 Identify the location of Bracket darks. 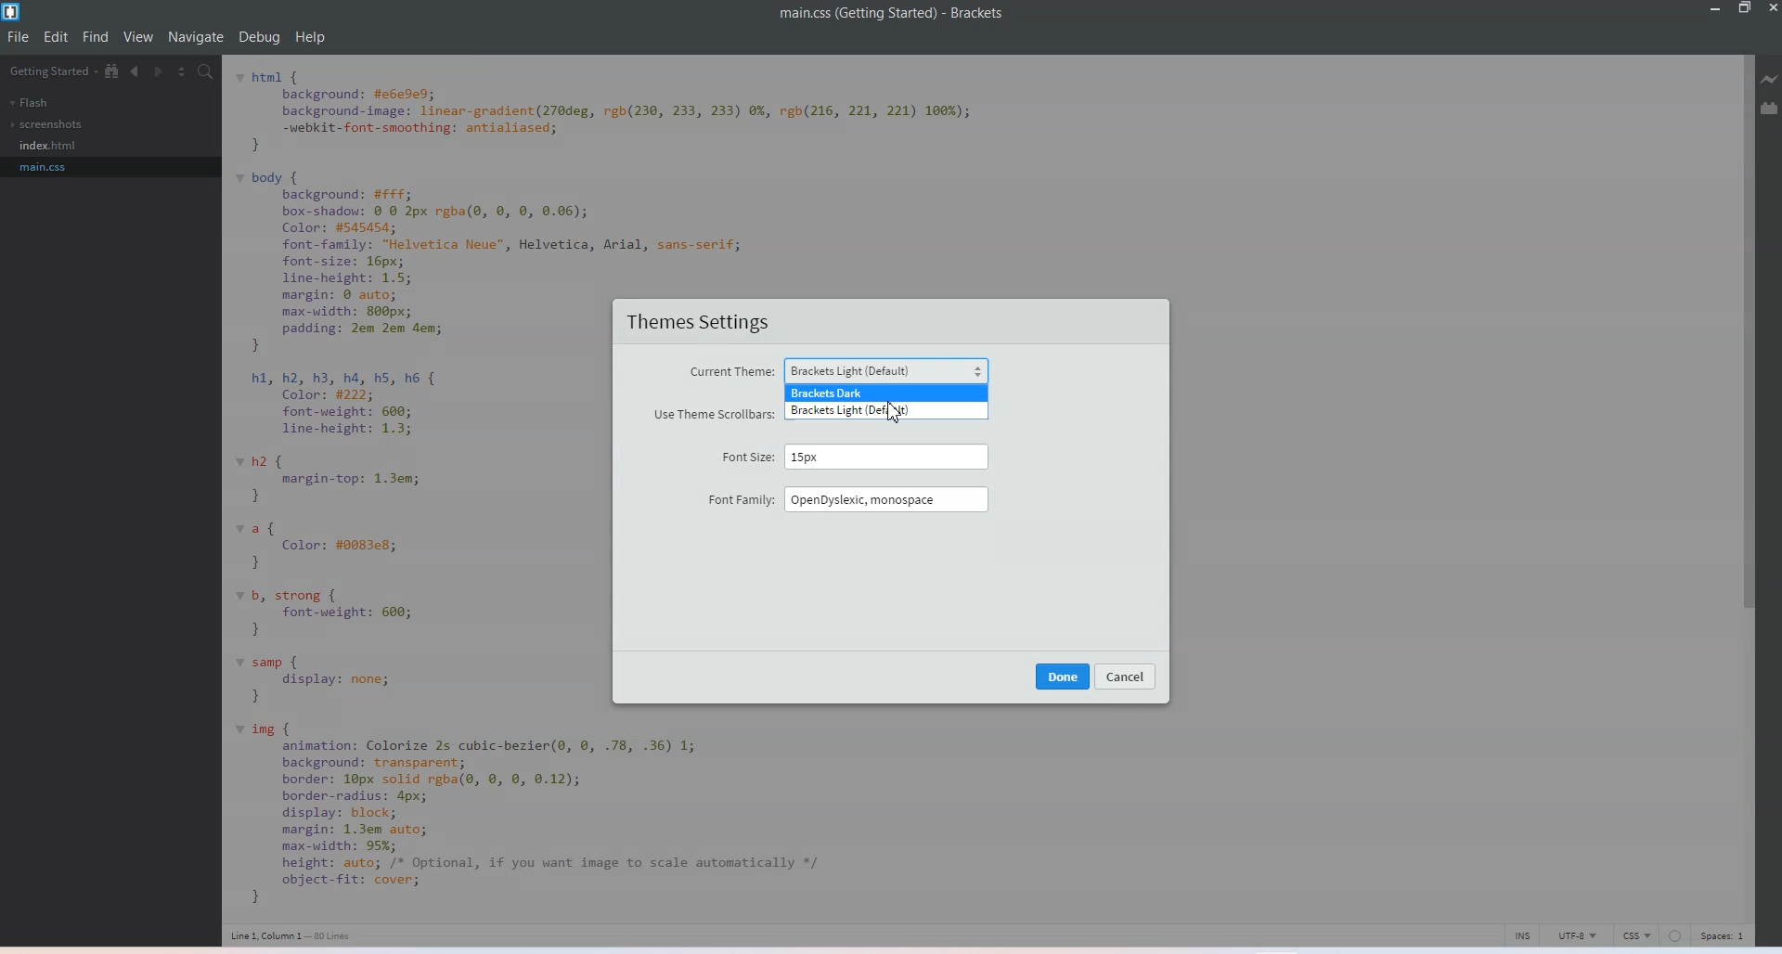
(886, 393).